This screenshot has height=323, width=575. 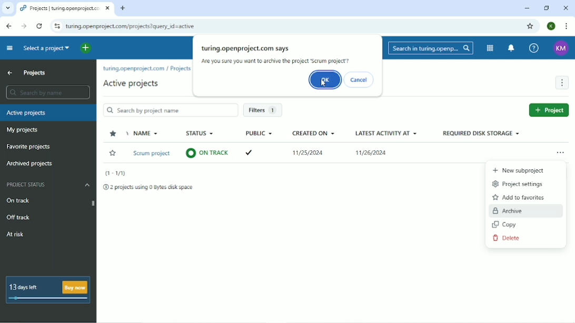 What do you see at coordinates (145, 134) in the screenshot?
I see `Name` at bounding box center [145, 134].